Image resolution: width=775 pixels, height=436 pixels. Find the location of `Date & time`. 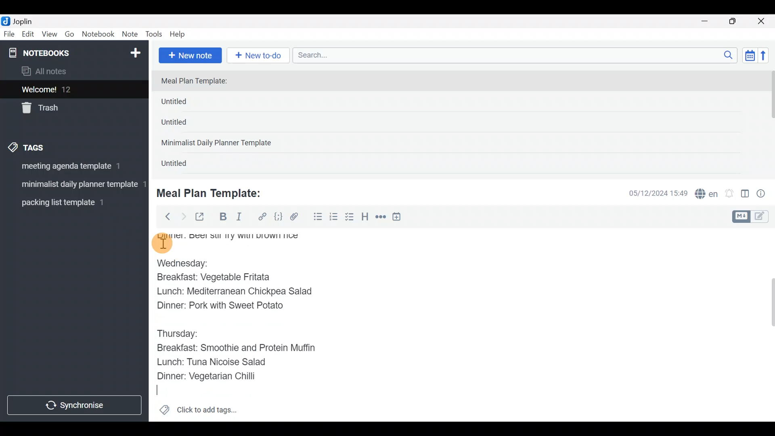

Date & time is located at coordinates (652, 193).